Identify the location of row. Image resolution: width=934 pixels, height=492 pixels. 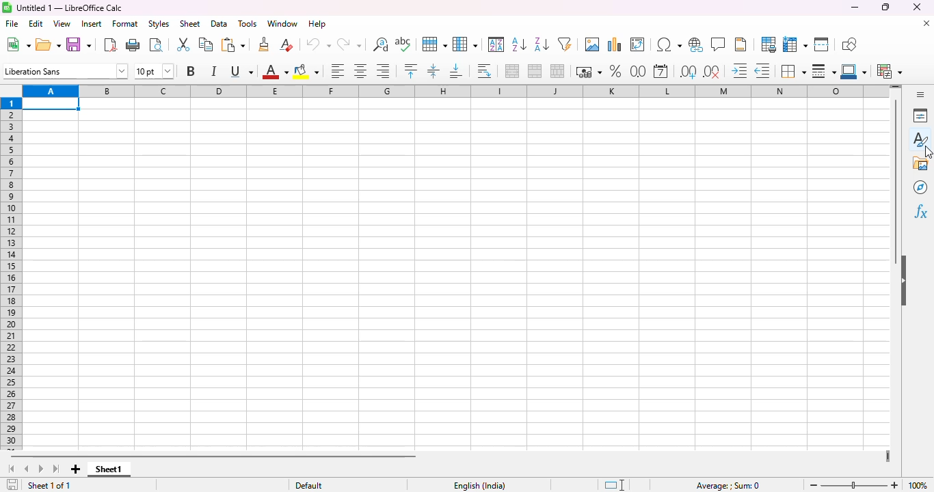
(434, 44).